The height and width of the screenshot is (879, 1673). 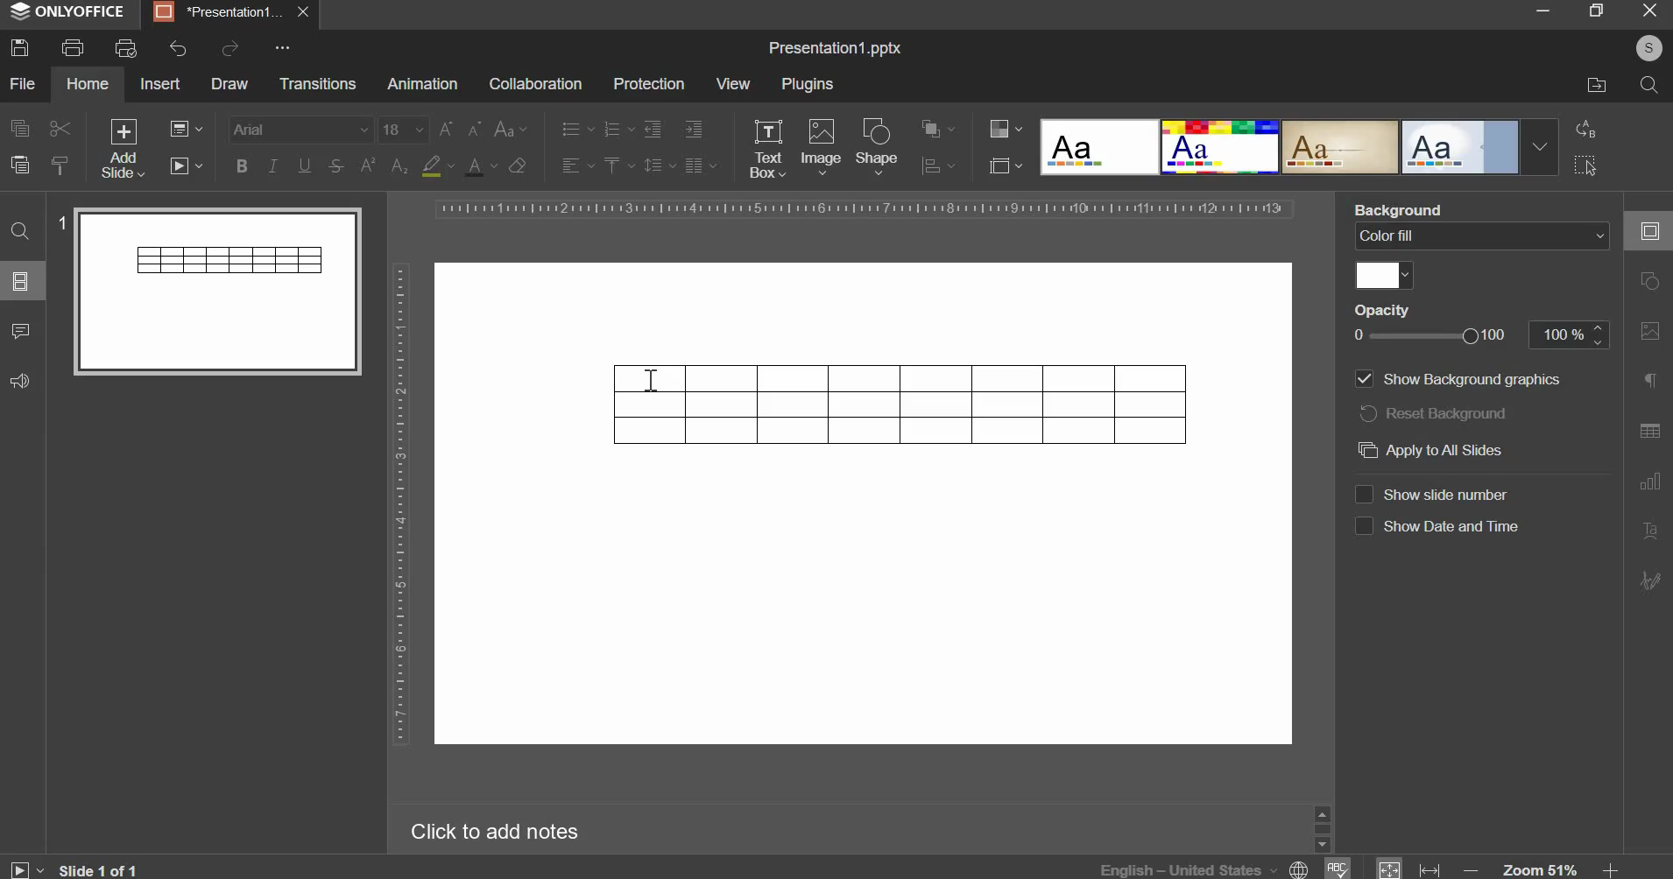 What do you see at coordinates (701, 165) in the screenshot?
I see `justified` at bounding box center [701, 165].